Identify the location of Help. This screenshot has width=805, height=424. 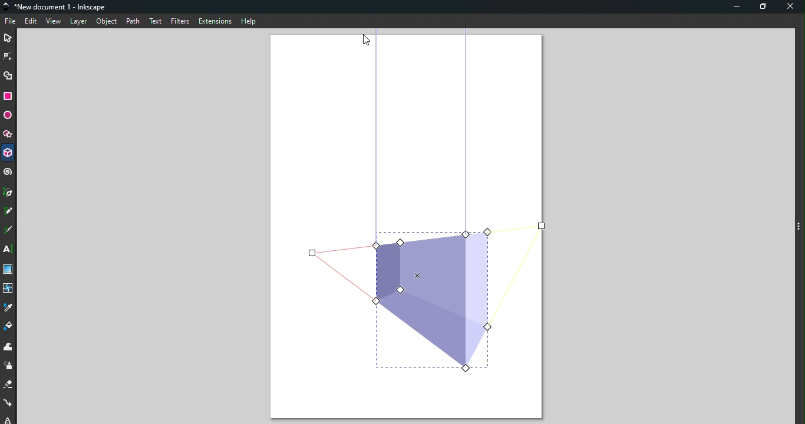
(249, 21).